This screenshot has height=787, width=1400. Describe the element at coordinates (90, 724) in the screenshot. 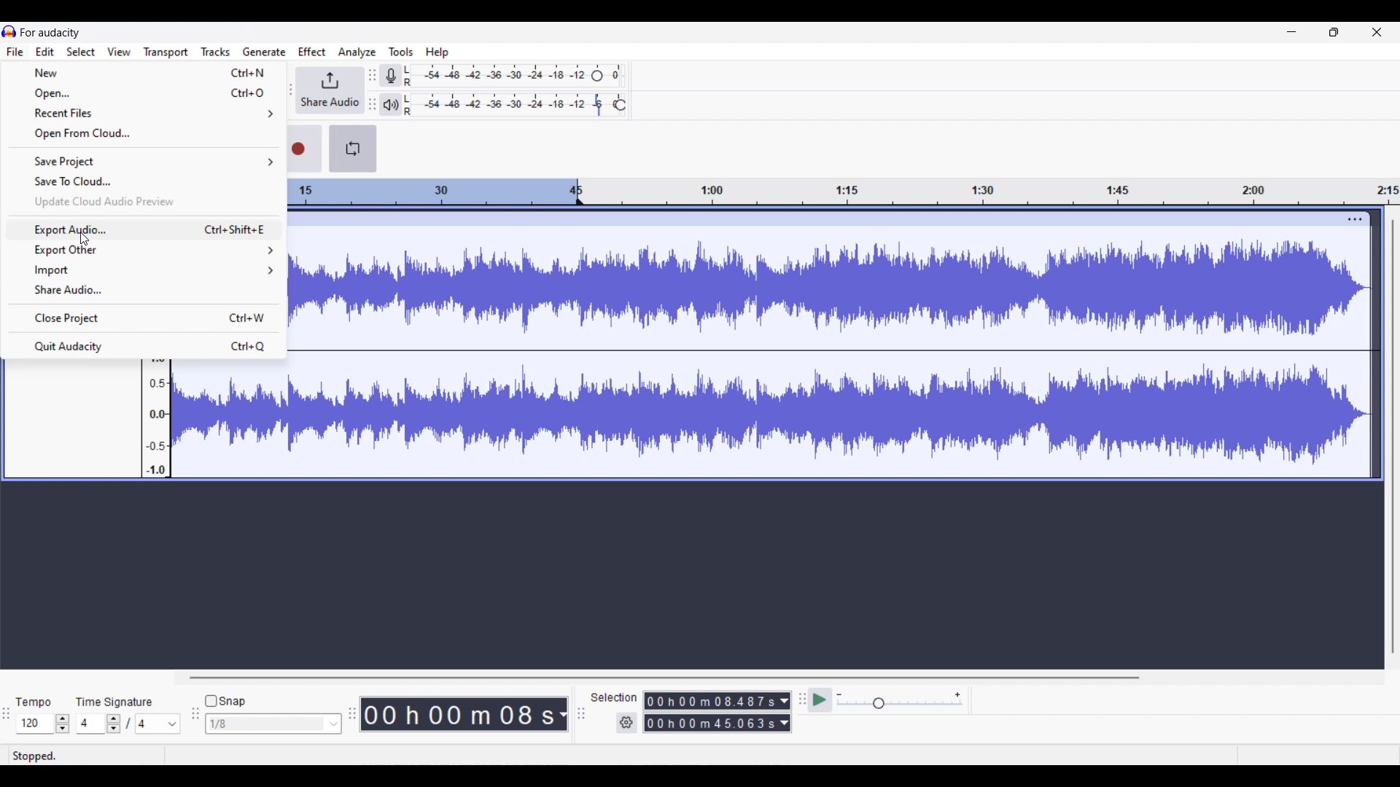

I see `Input time signature` at that location.